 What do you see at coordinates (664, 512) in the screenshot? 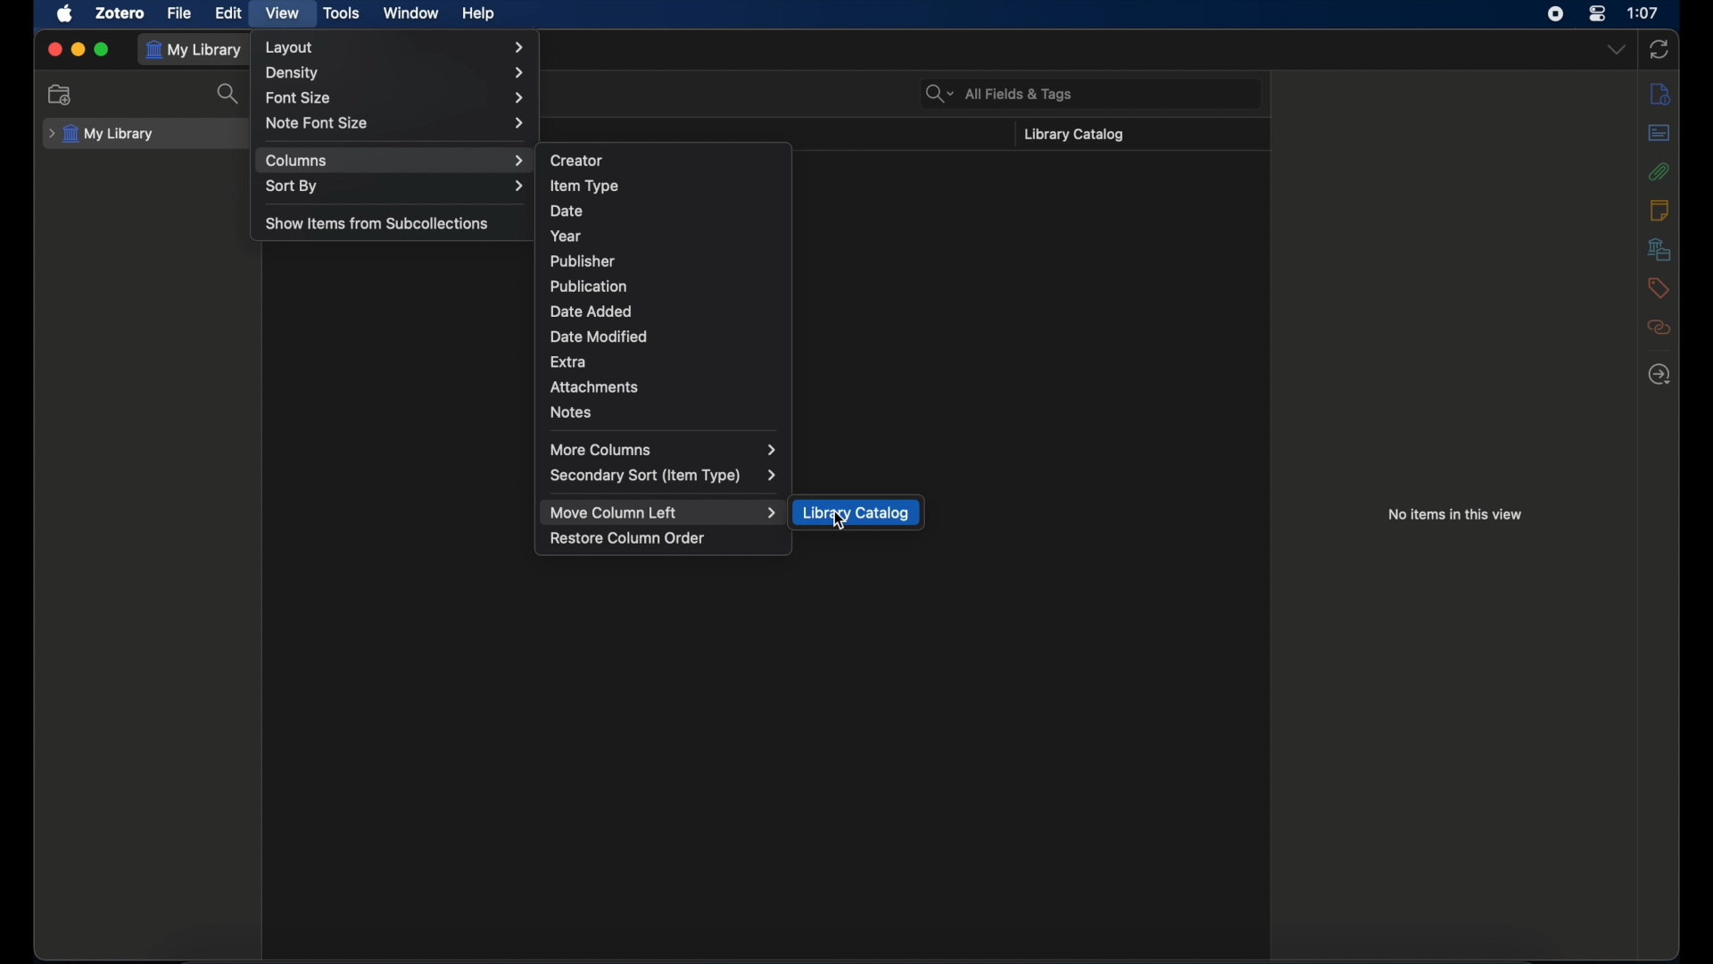
I see `move column left` at bounding box center [664, 512].